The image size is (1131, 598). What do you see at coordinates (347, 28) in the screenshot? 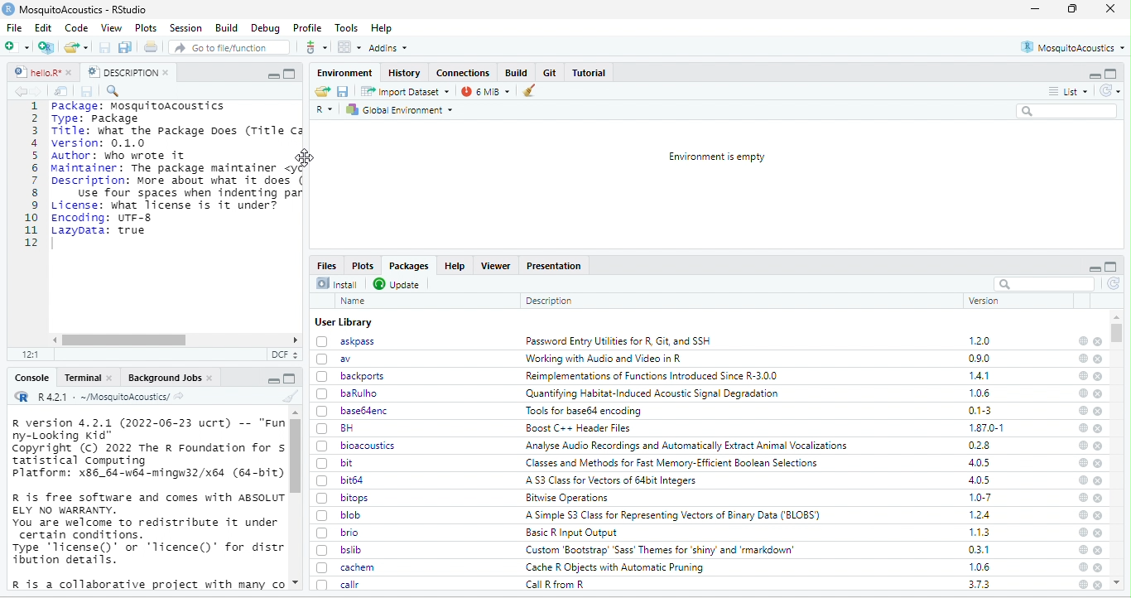
I see `Tools` at bounding box center [347, 28].